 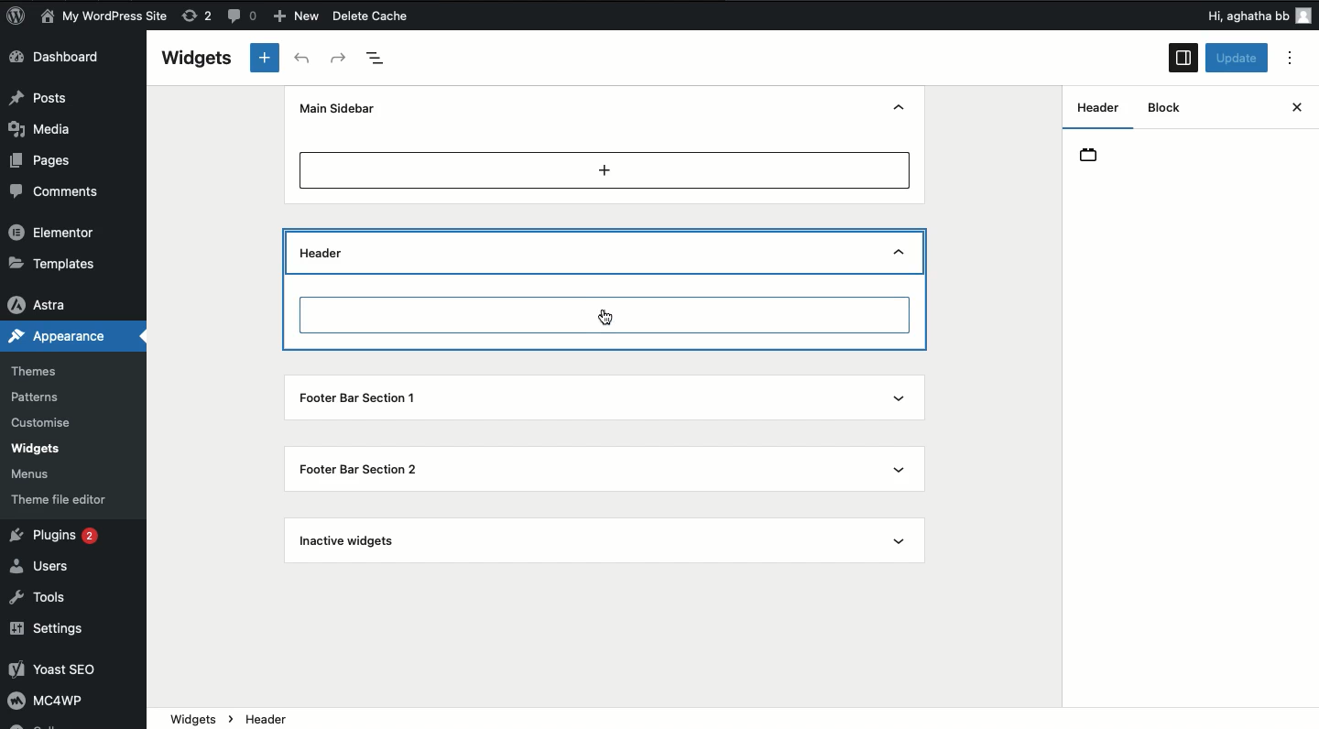 What do you see at coordinates (348, 544) in the screenshot?
I see `Inactive widgets` at bounding box center [348, 544].